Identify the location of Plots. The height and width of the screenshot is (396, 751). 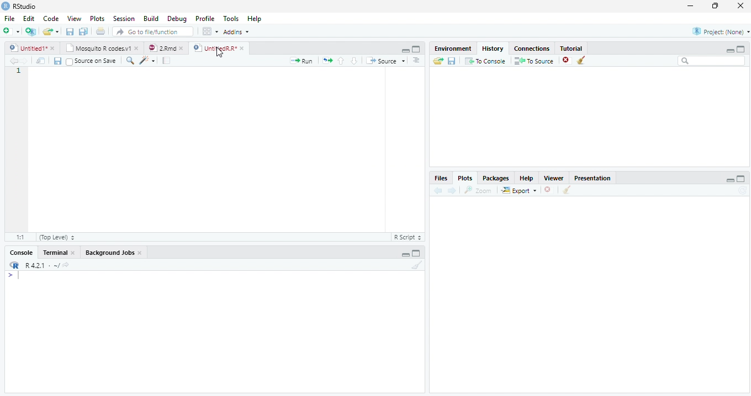
(98, 19).